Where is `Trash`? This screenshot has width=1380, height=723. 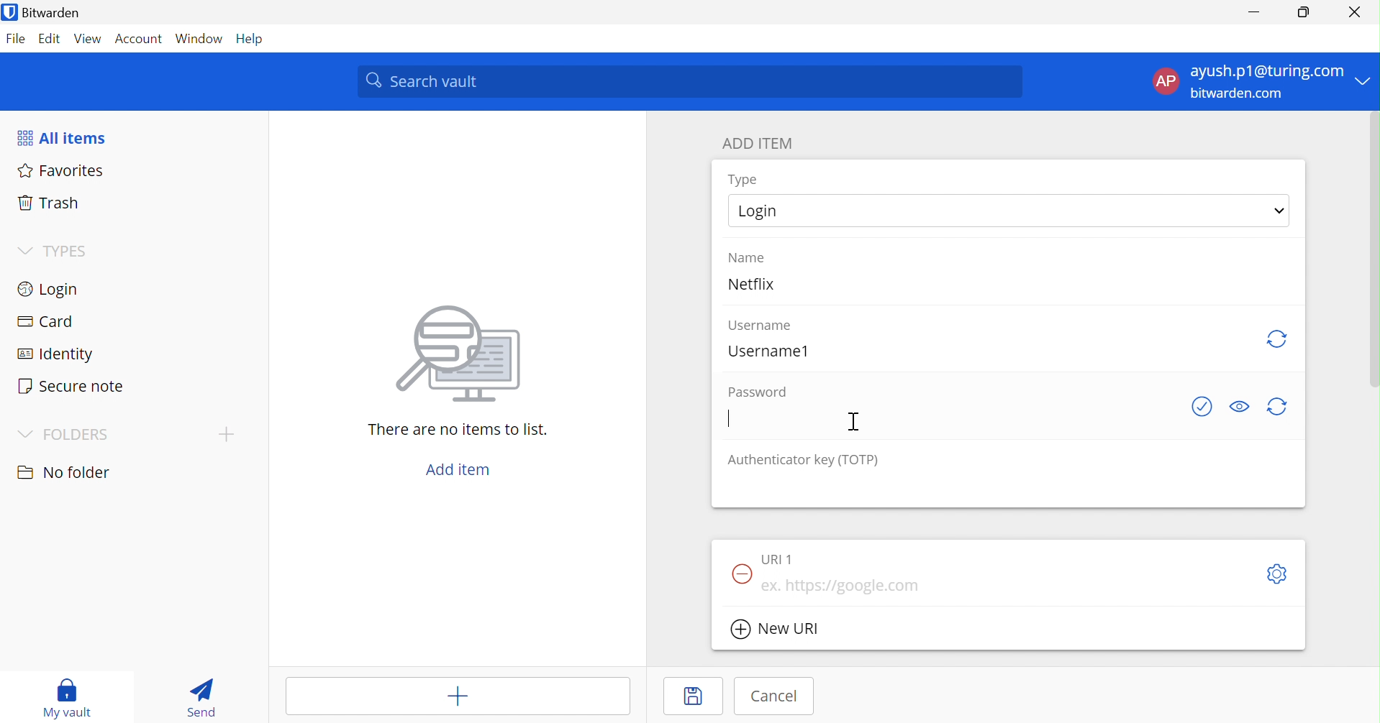
Trash is located at coordinates (47, 203).